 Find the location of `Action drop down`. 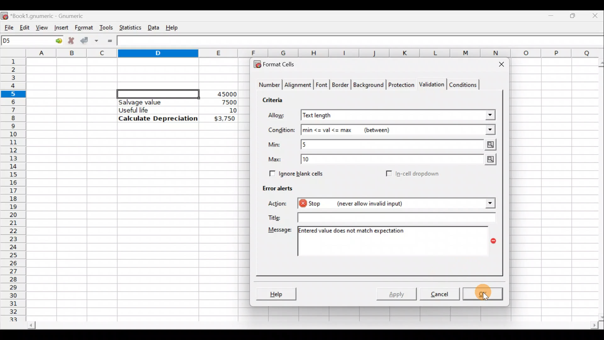

Action drop down is located at coordinates (485, 203).